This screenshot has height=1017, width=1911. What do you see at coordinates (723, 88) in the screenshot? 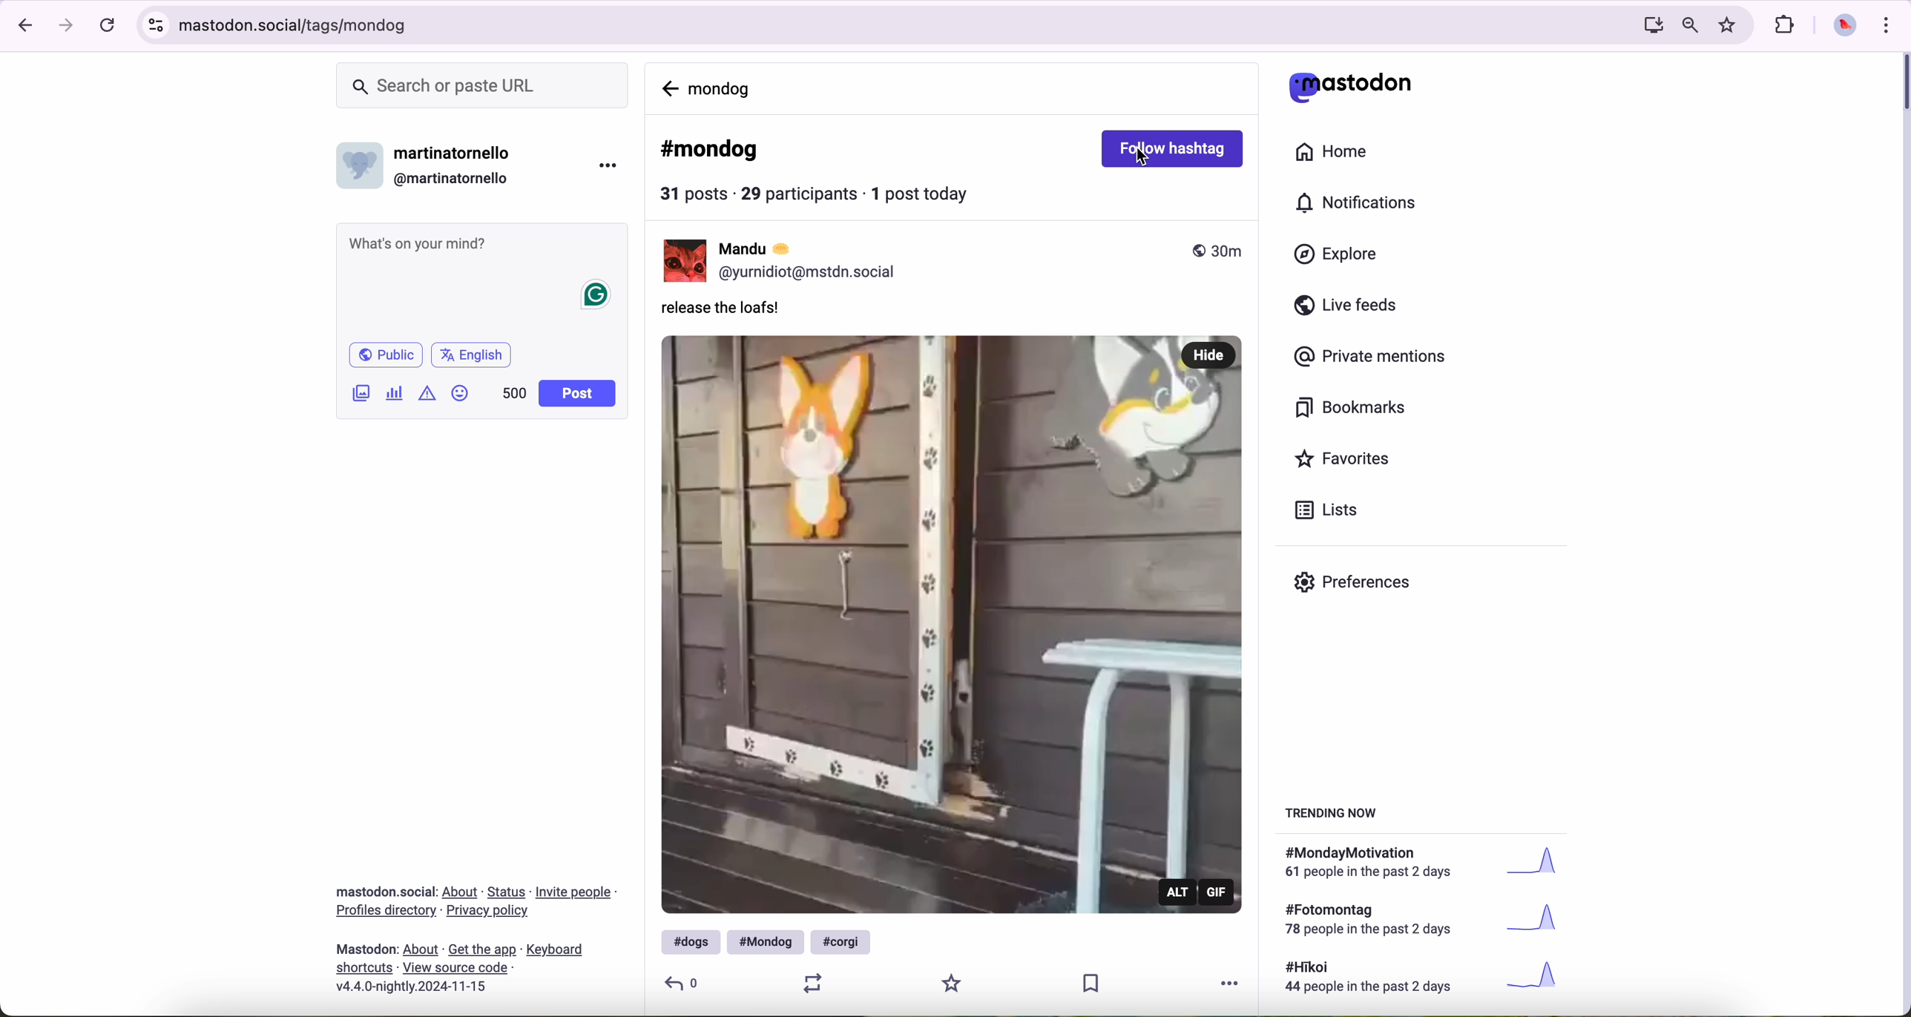
I see `mondog` at bounding box center [723, 88].